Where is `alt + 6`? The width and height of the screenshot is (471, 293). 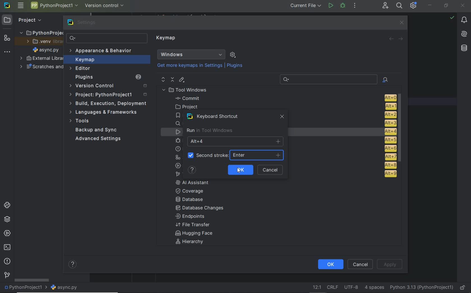
alt + 6 is located at coordinates (390, 148).